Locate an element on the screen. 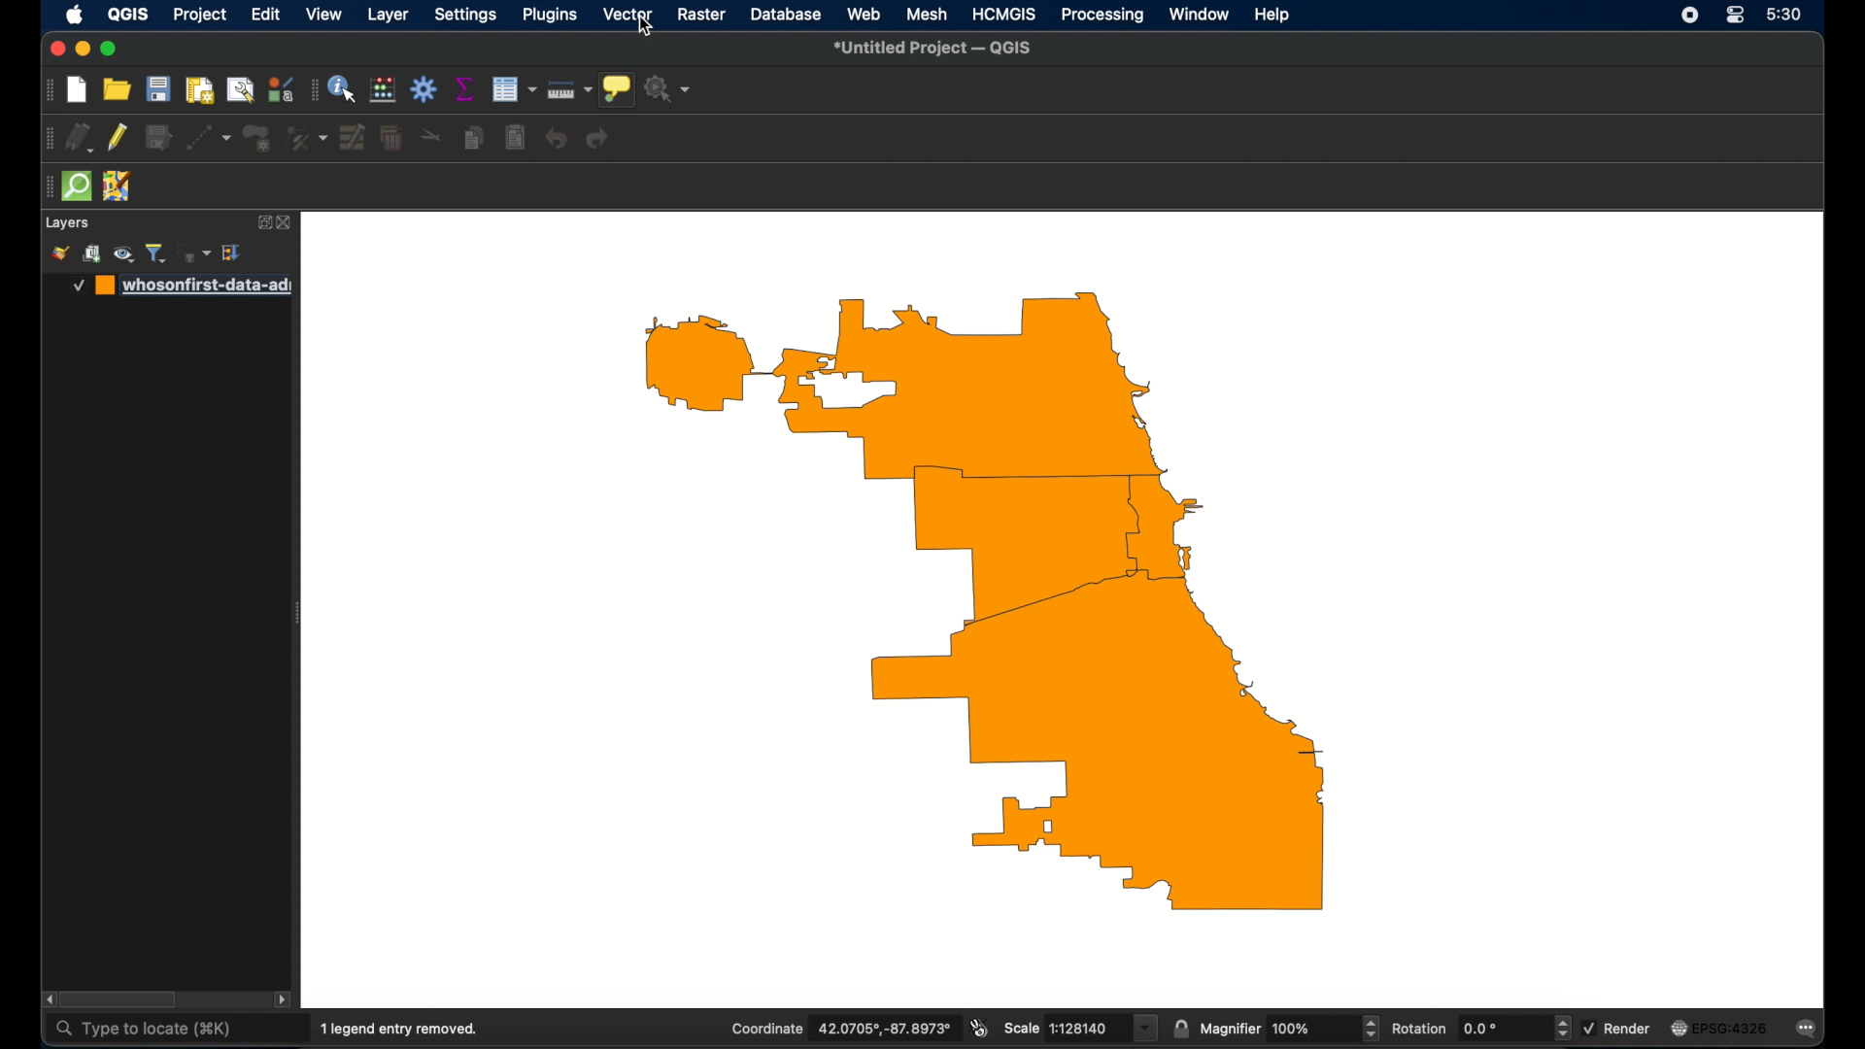 The image size is (1865, 1049). US  westside map is located at coordinates (1001, 607).